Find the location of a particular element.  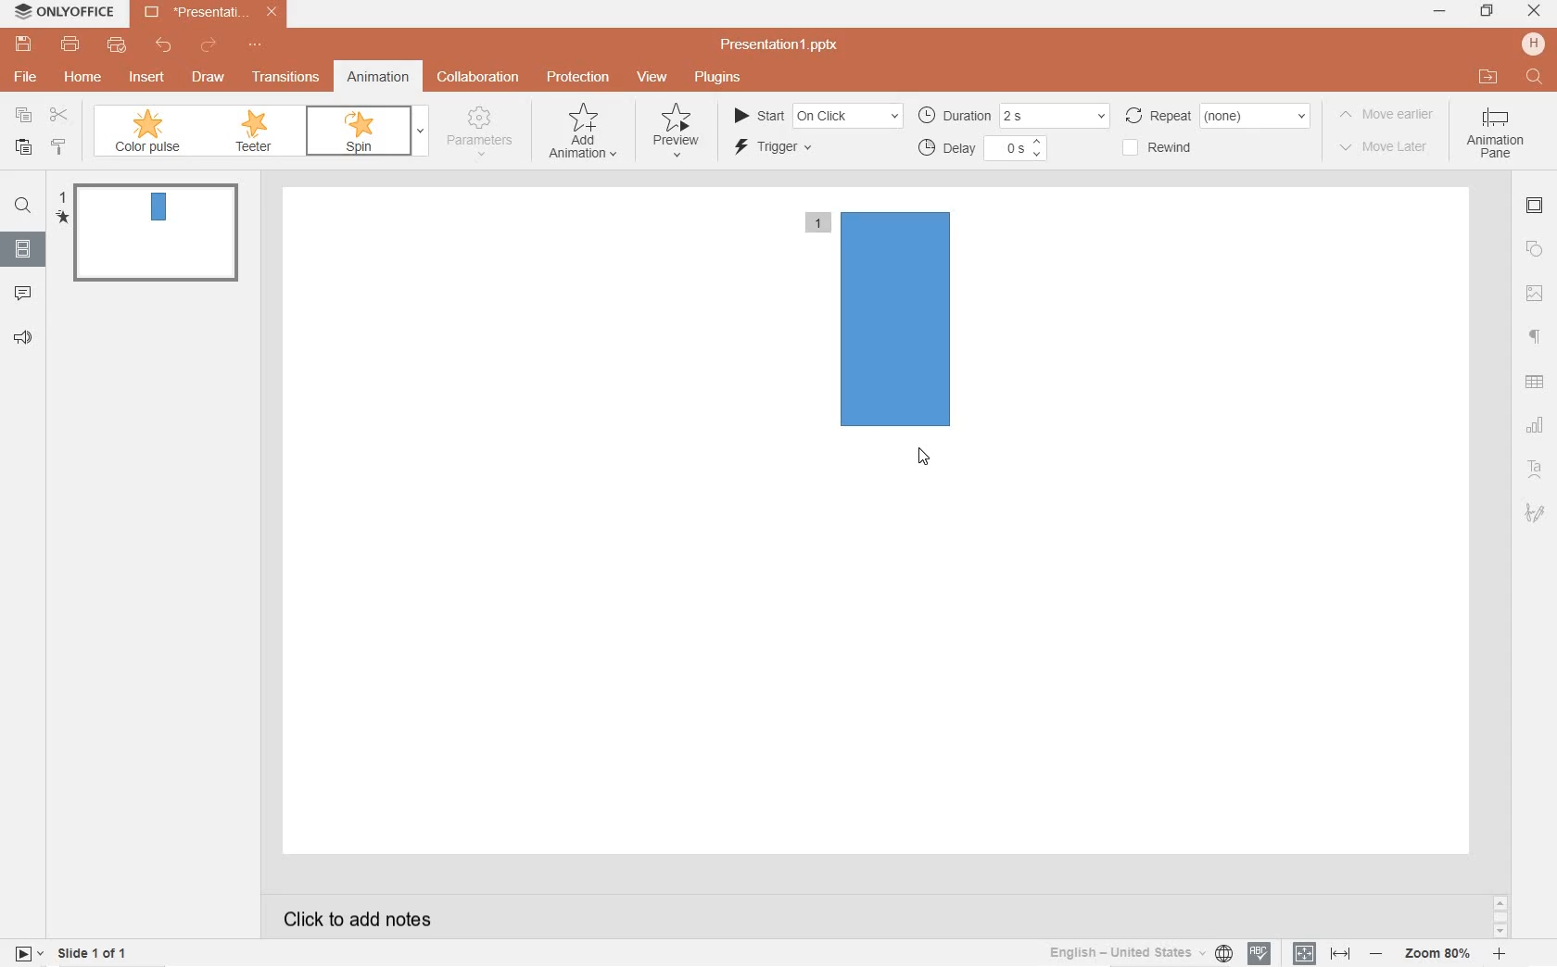

FIND is located at coordinates (1536, 78).